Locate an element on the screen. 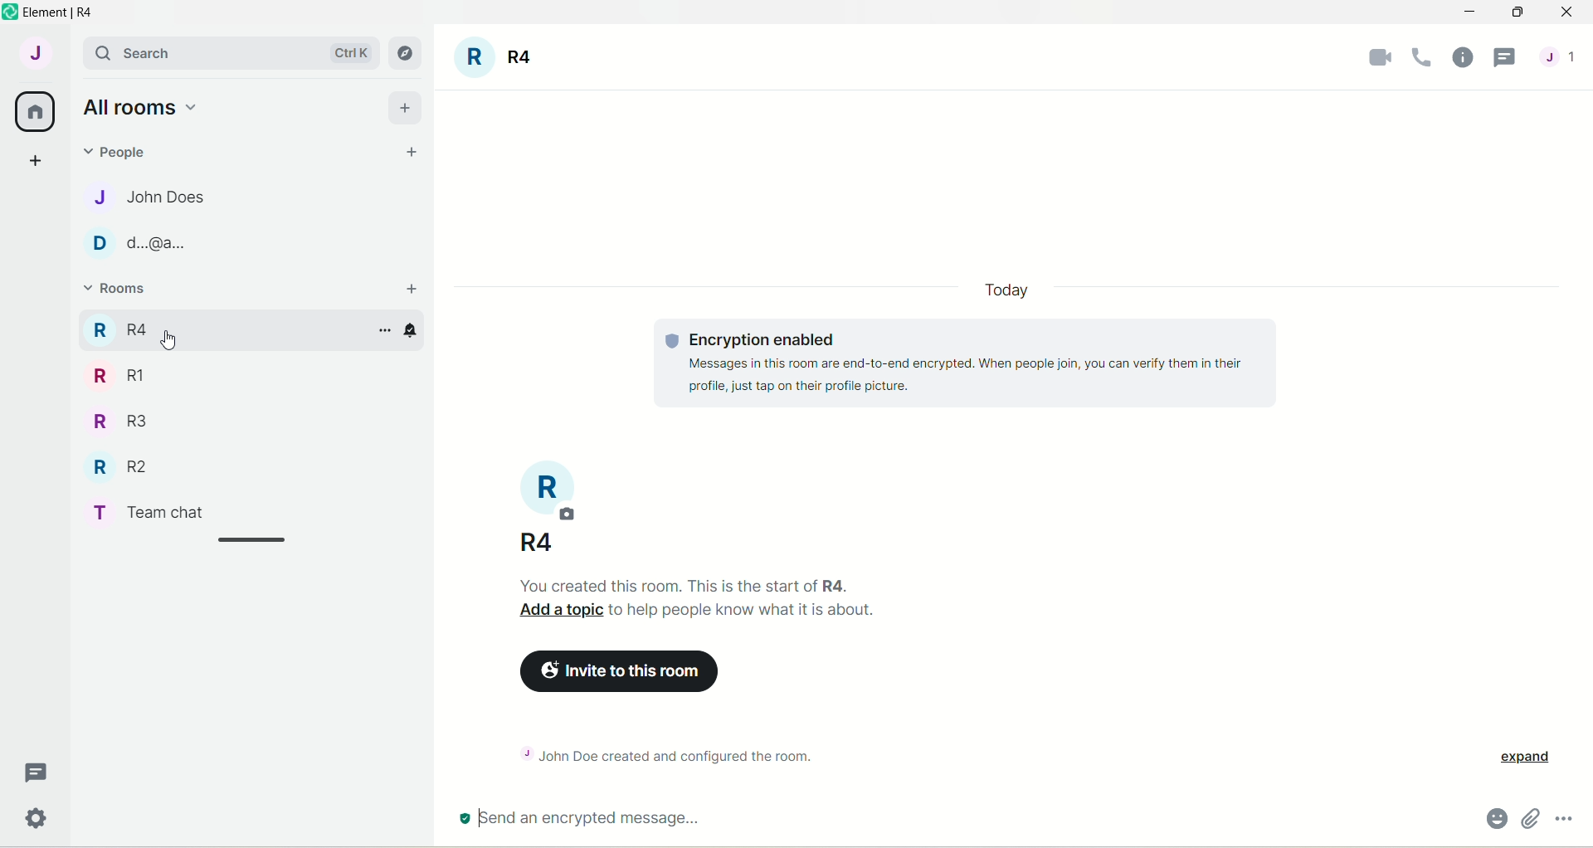 Image resolution: width=1593 pixels, height=848 pixels. search is located at coordinates (172, 51).